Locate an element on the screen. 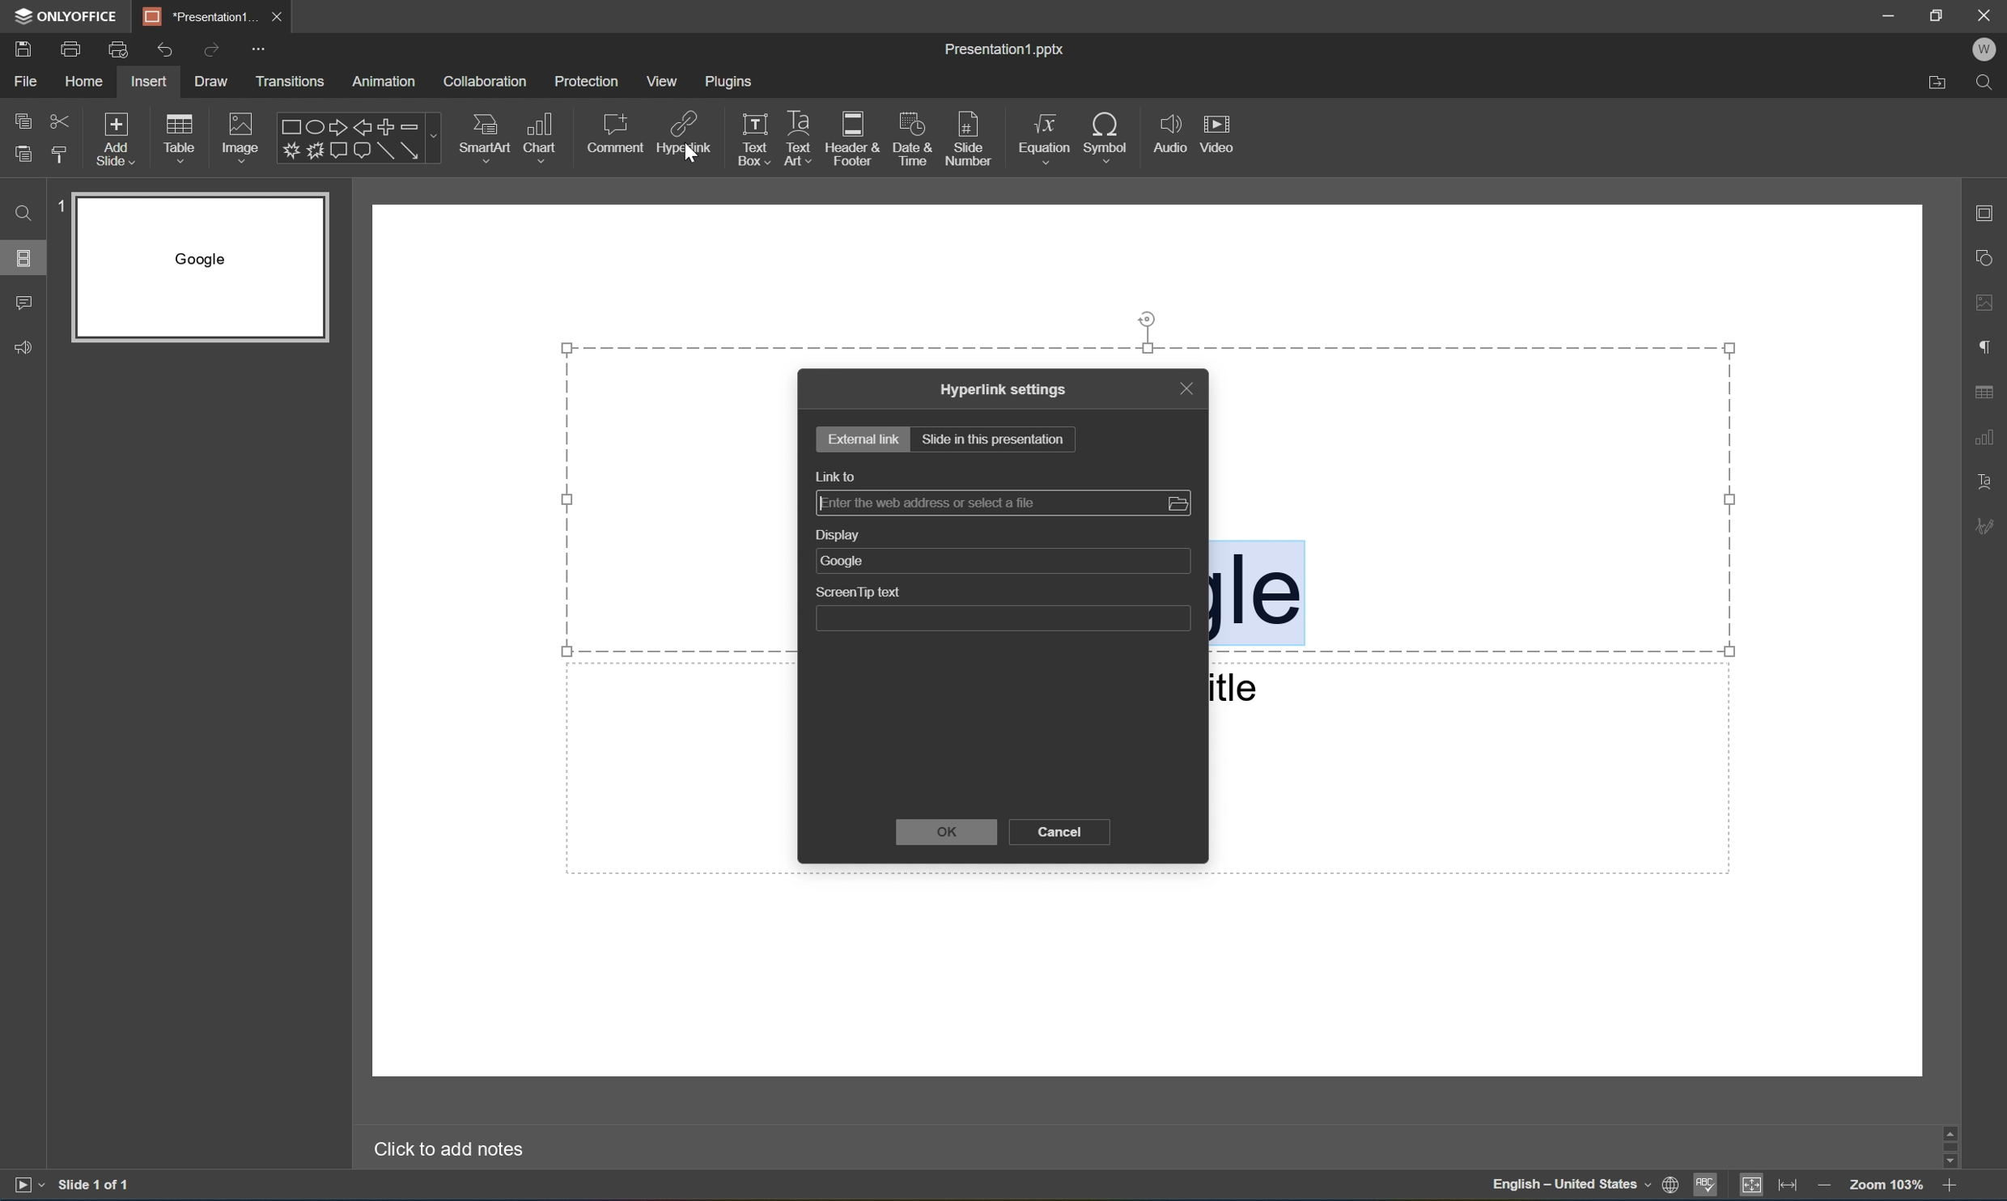  Scroll bar is located at coordinates (1950, 1145).